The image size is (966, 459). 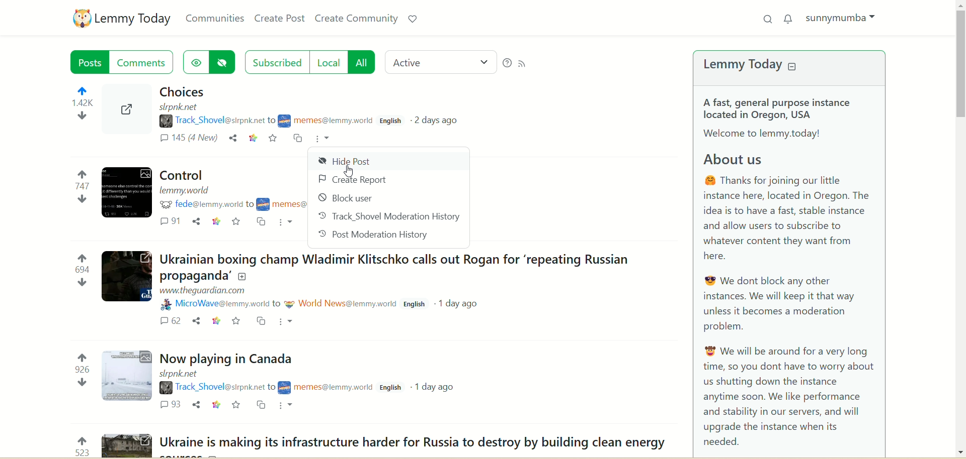 What do you see at coordinates (261, 221) in the screenshot?
I see `cross post` at bounding box center [261, 221].